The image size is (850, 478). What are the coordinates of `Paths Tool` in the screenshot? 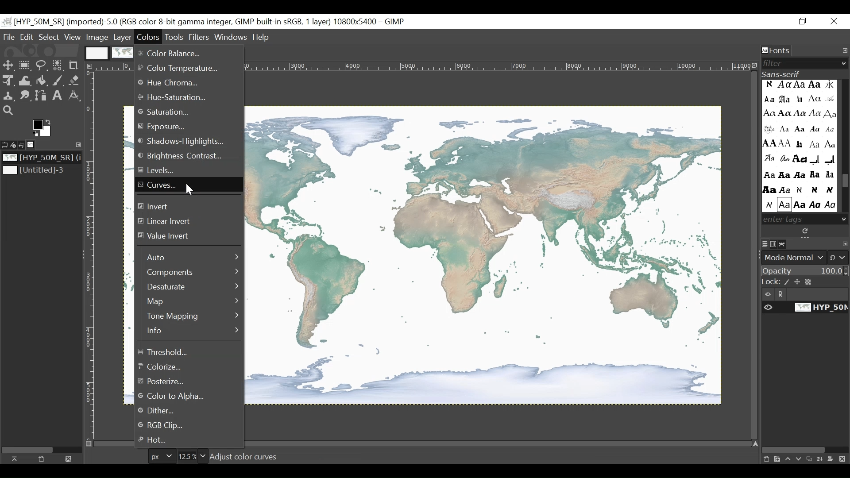 It's located at (42, 96).